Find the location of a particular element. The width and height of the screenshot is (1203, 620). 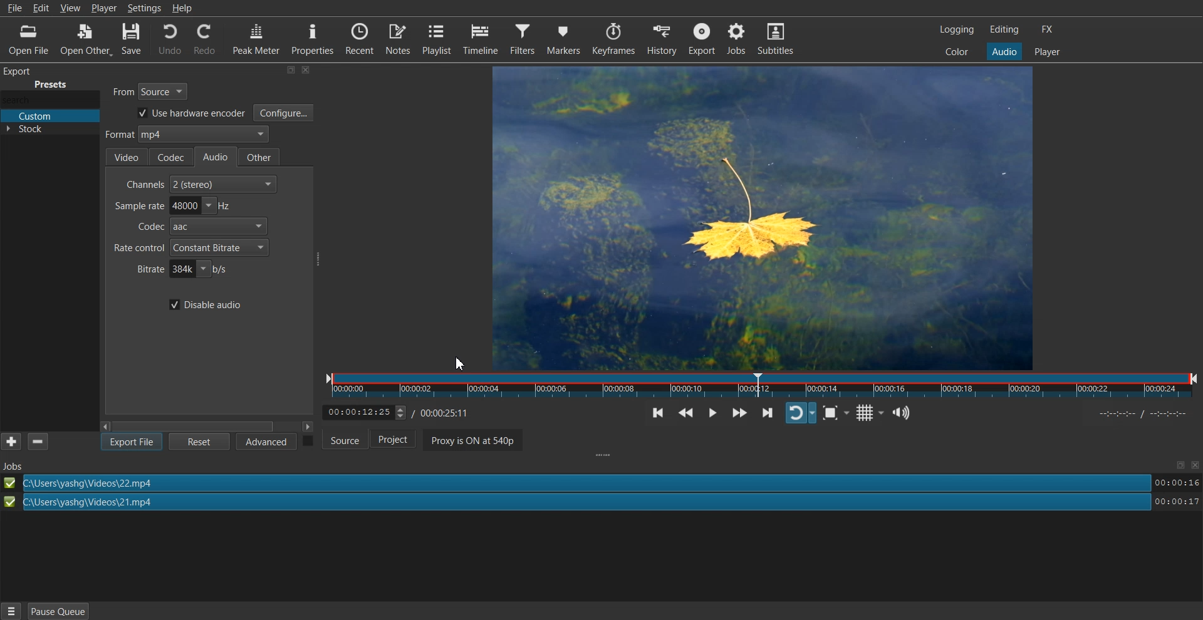

Minimize is located at coordinates (291, 70).